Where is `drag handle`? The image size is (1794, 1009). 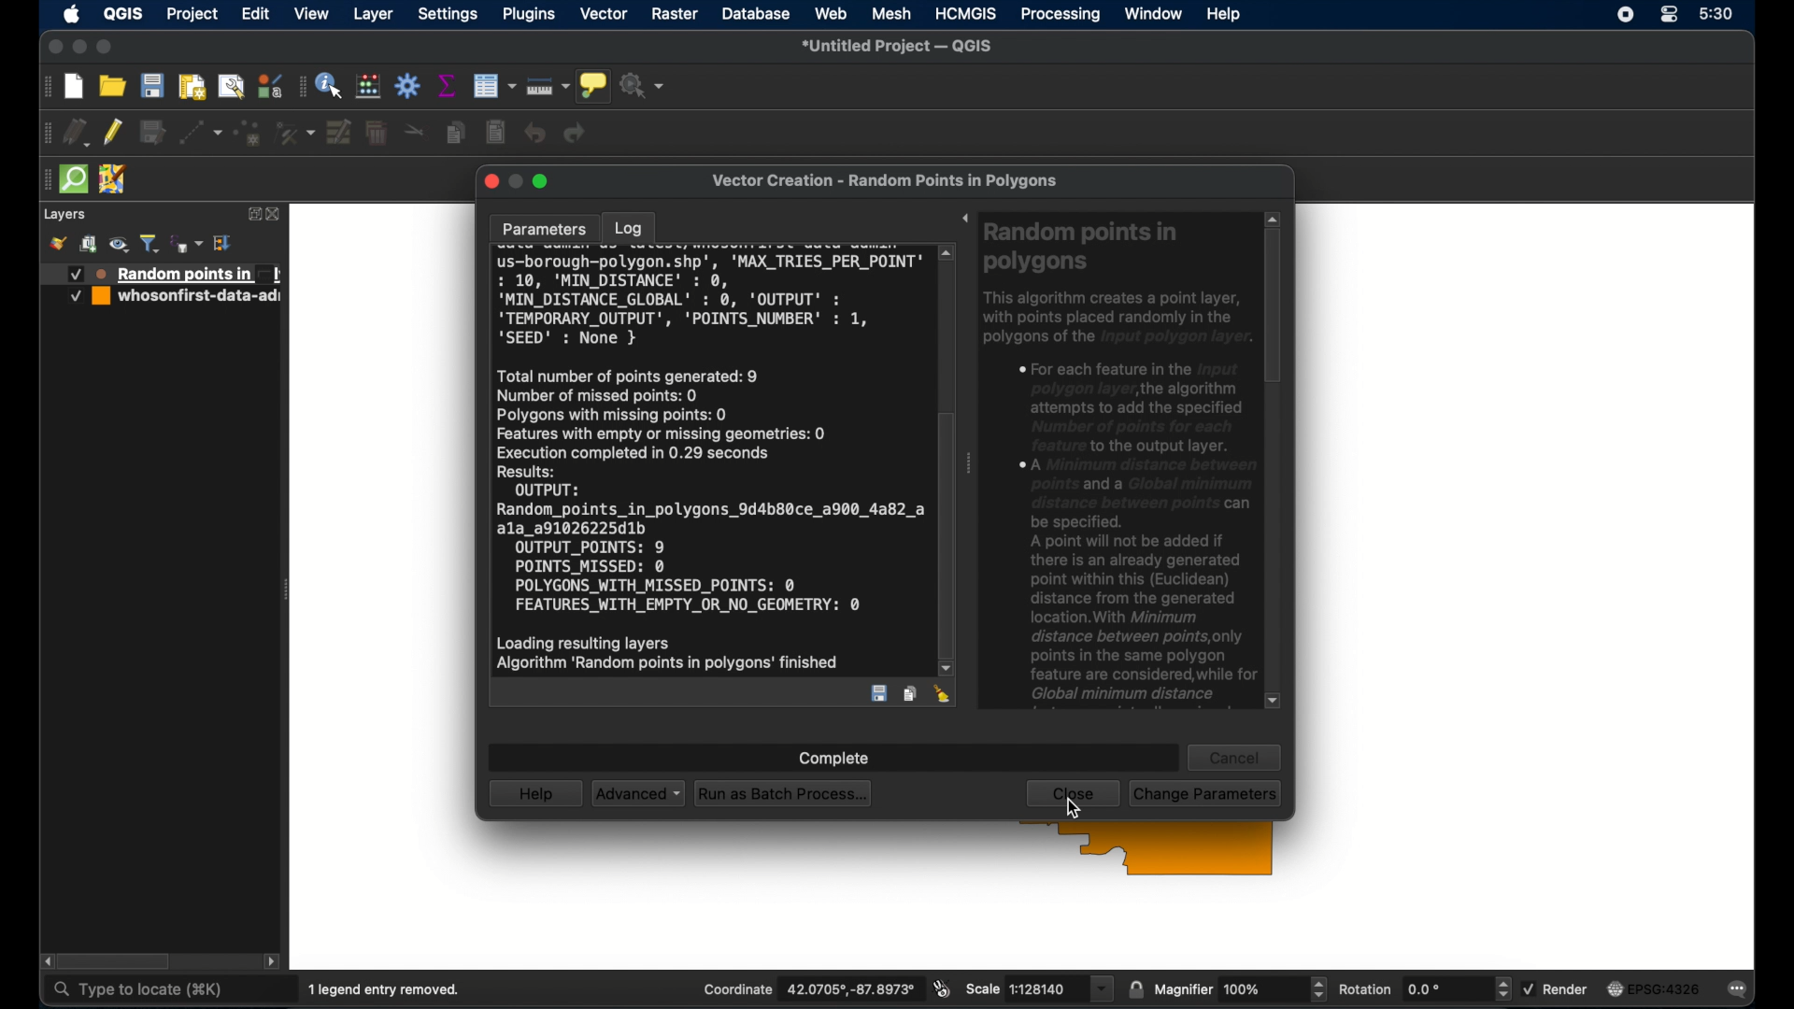 drag handle is located at coordinates (300, 86).